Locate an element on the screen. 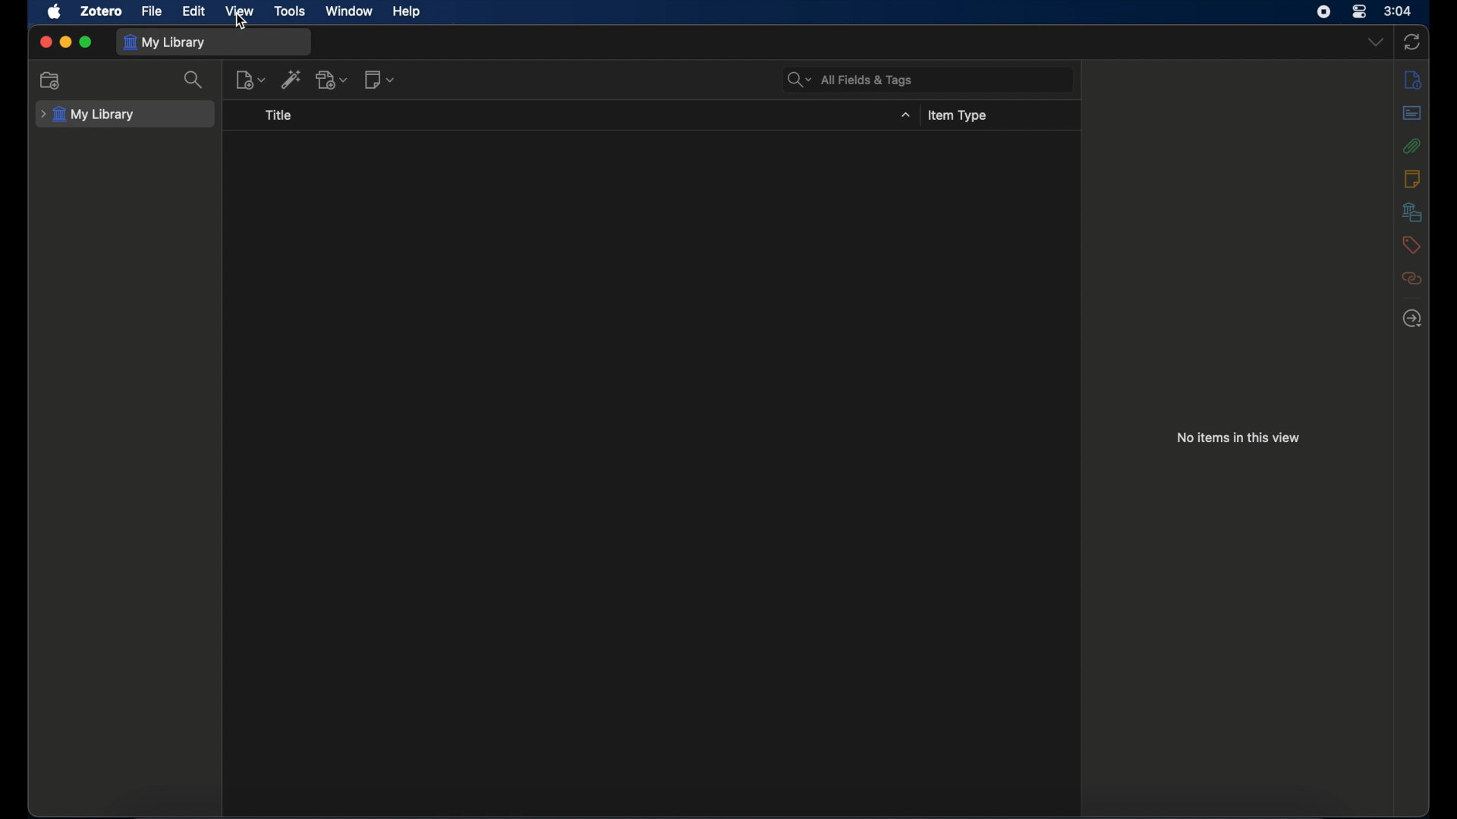 This screenshot has width=1457, height=819. dropdown is located at coordinates (907, 115).